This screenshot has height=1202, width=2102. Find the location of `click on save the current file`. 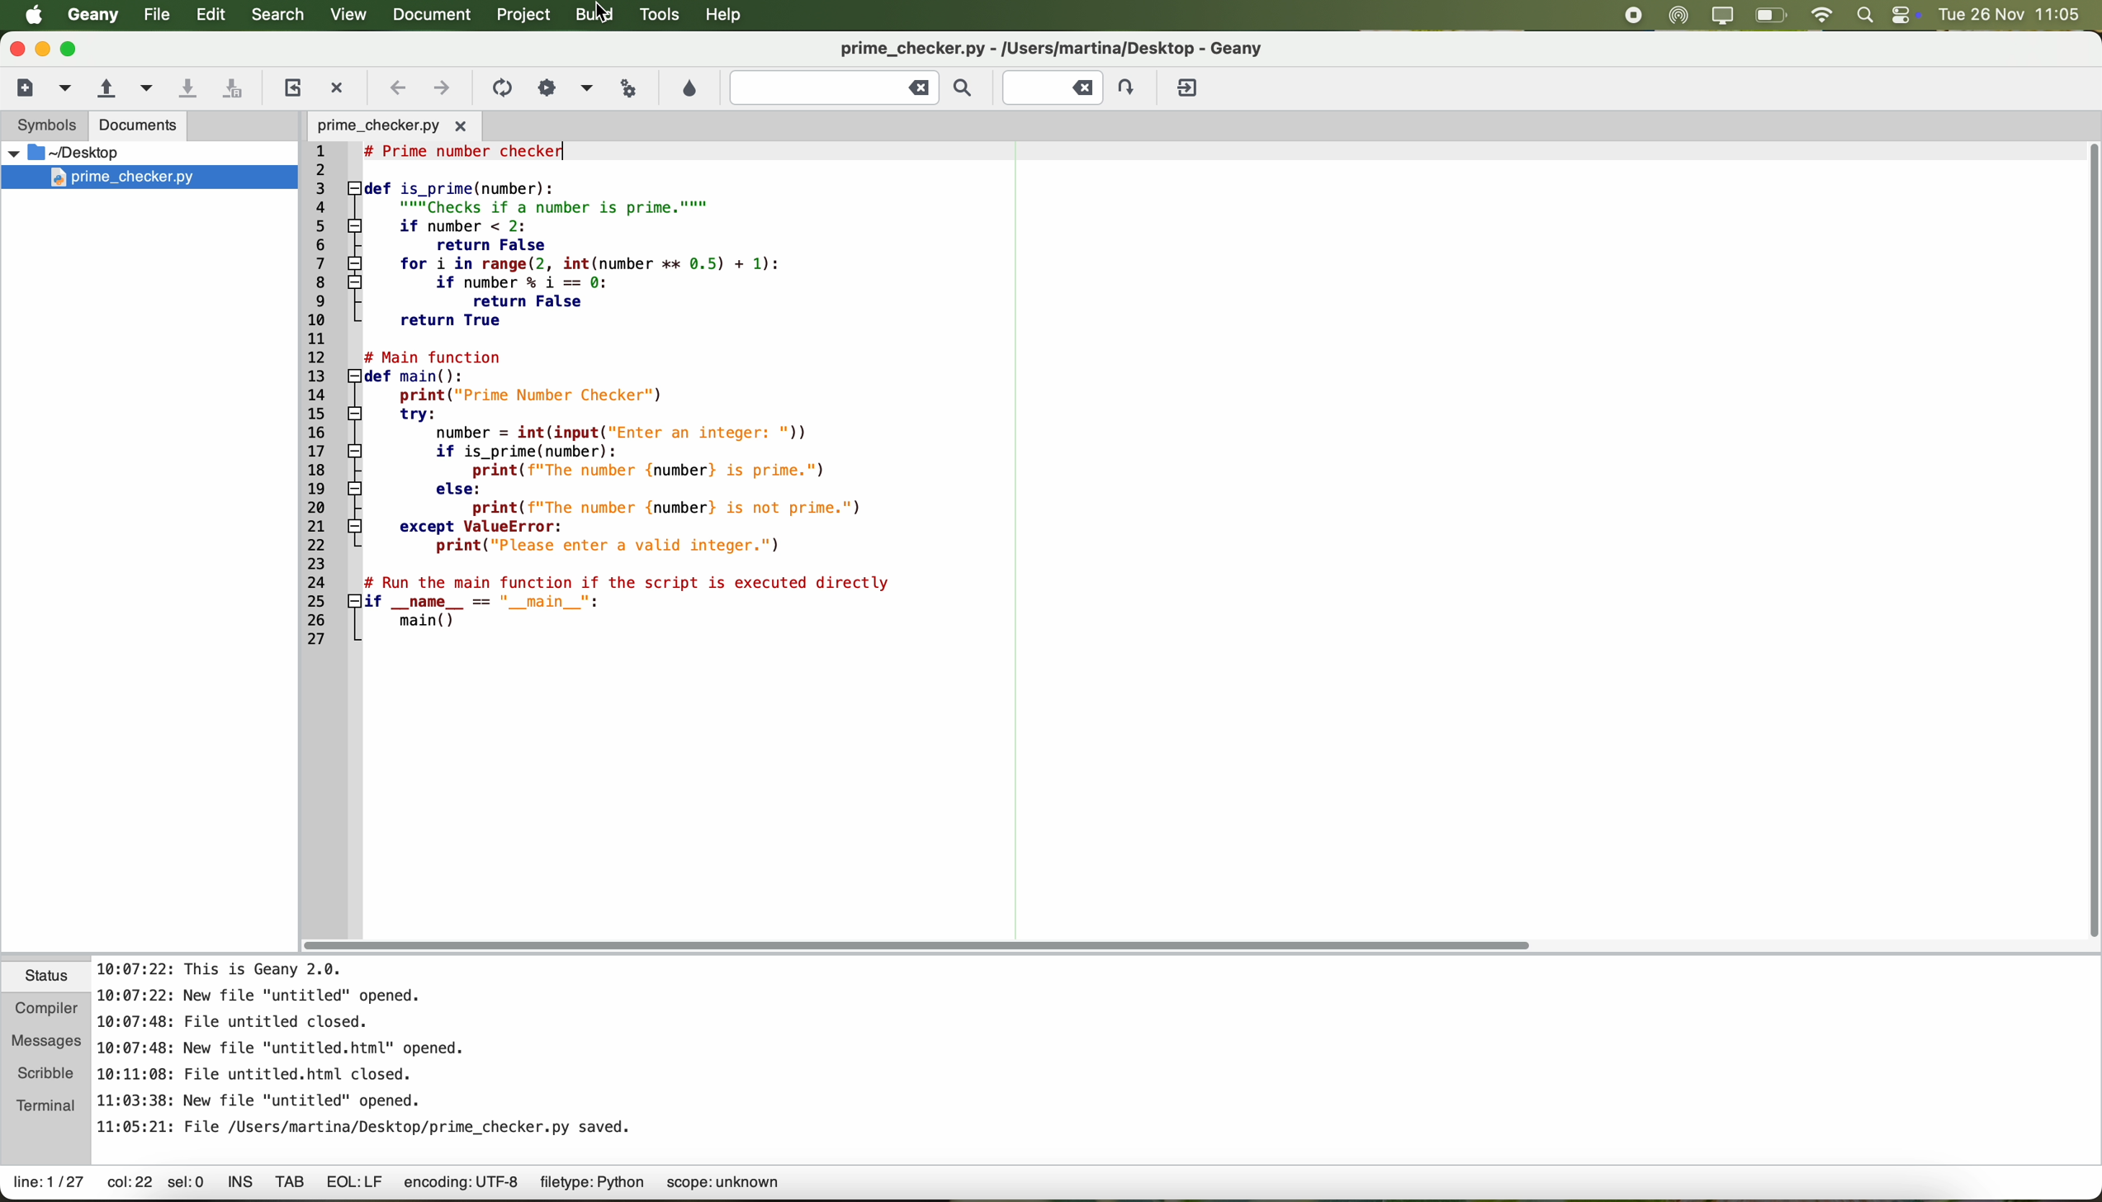

click on save the current file is located at coordinates (187, 88).